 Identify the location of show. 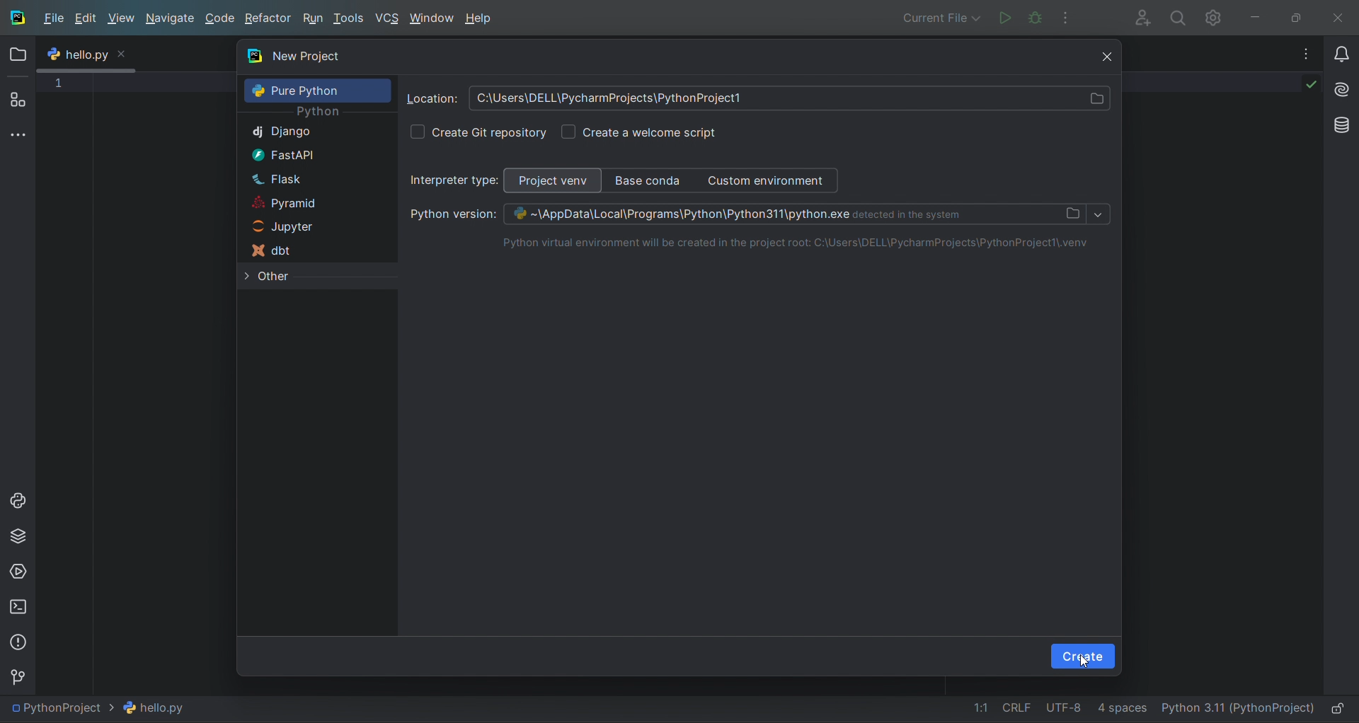
(1099, 215).